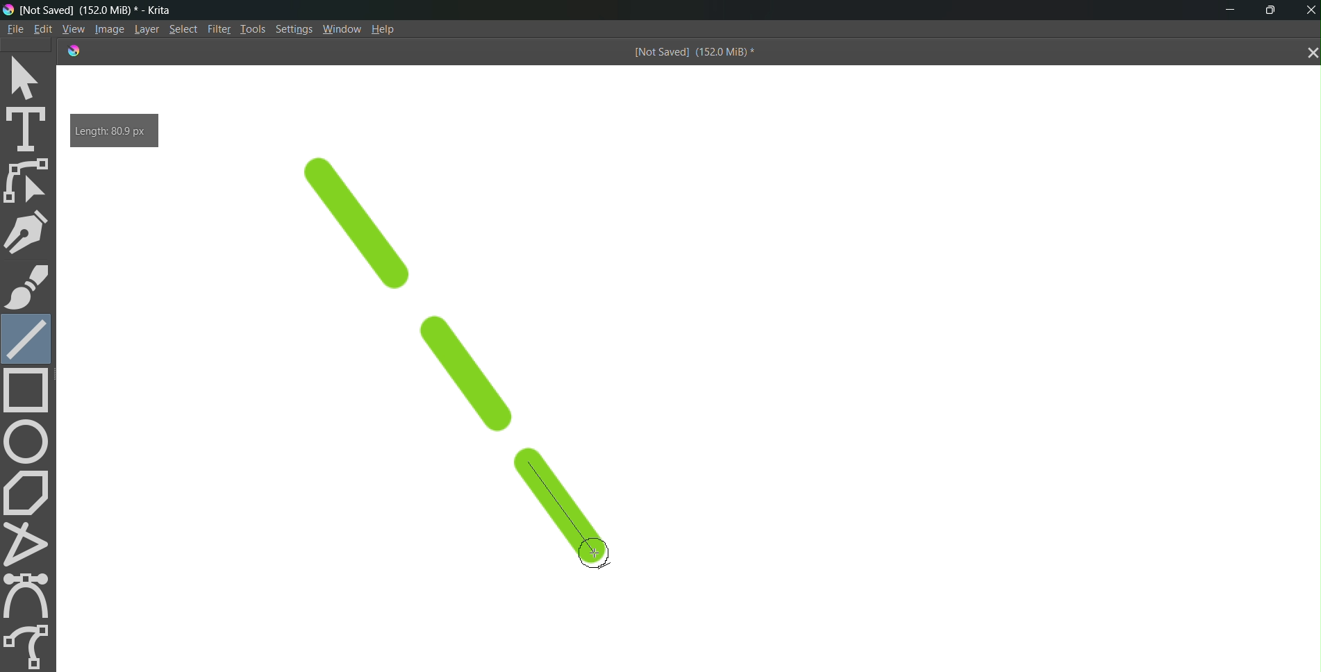 The width and height of the screenshot is (1321, 672). I want to click on Edit, so click(43, 29).